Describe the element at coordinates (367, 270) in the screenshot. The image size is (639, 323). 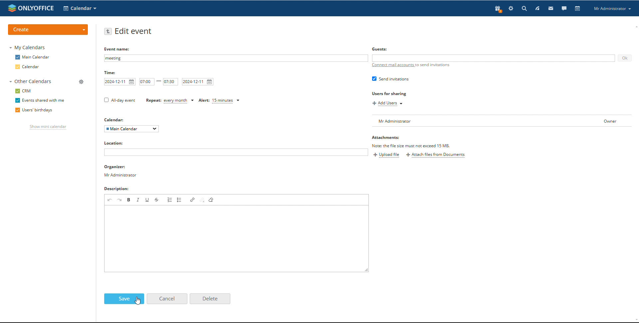
I see `resize` at that location.